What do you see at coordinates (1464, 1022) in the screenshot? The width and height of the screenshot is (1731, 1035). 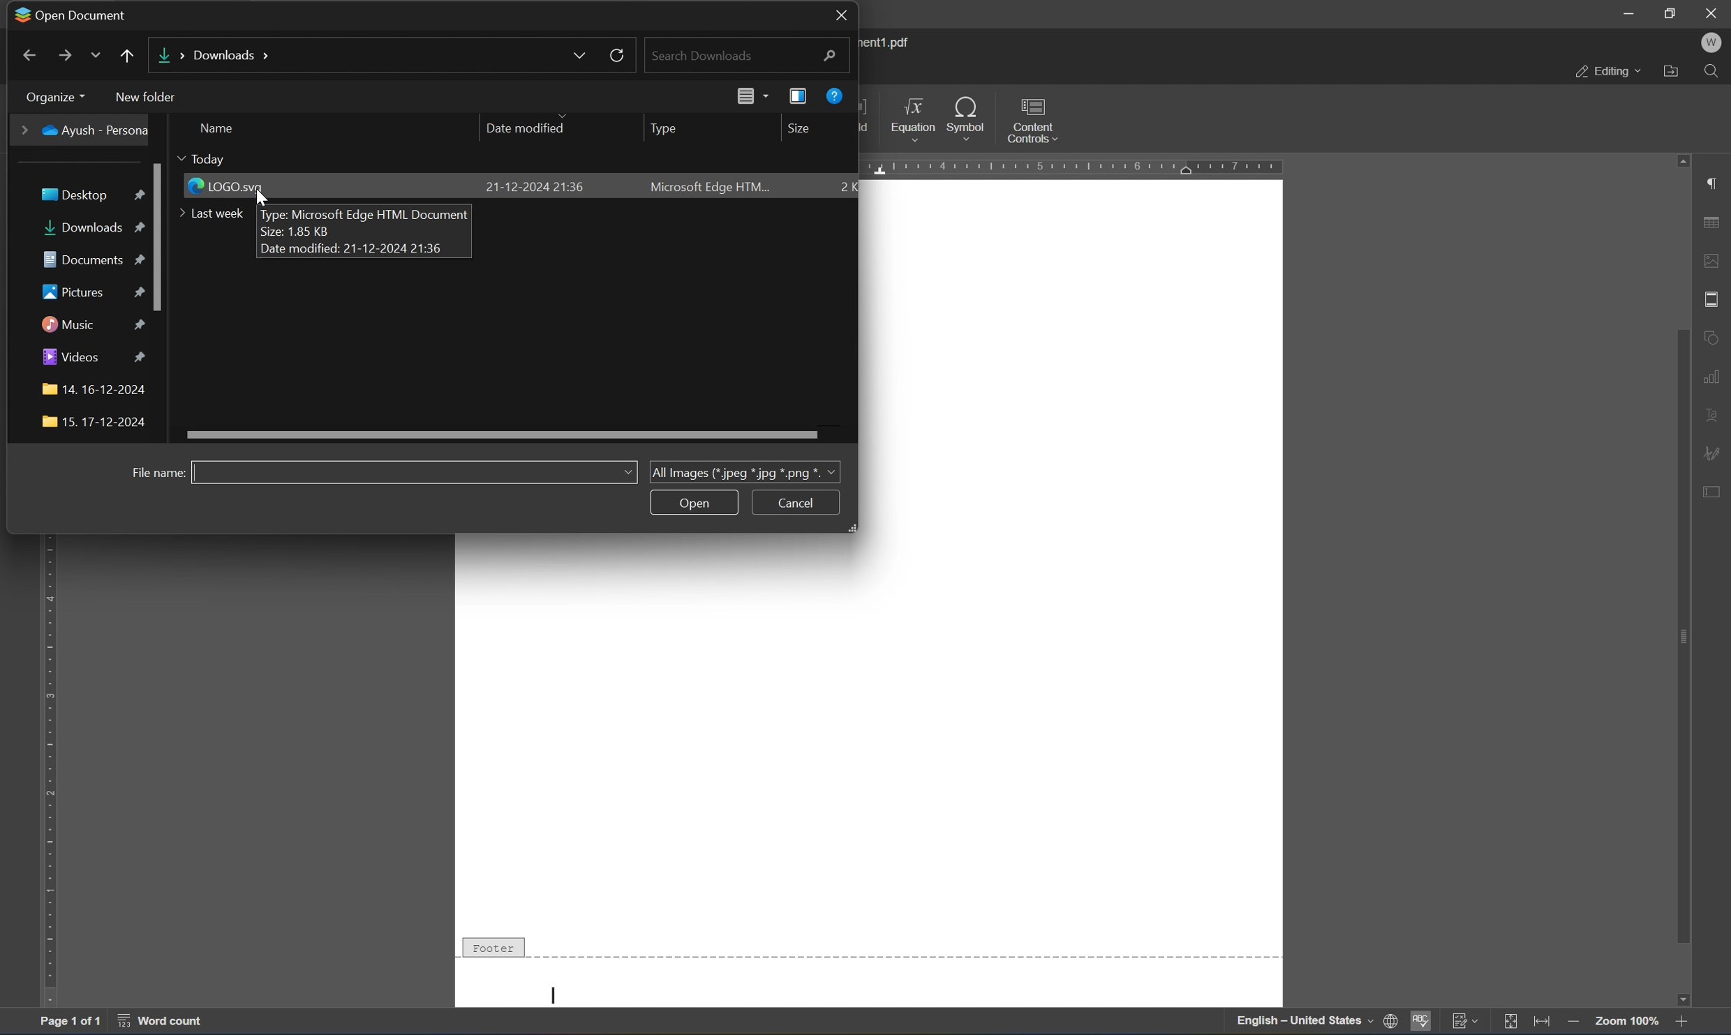 I see `track changes` at bounding box center [1464, 1022].